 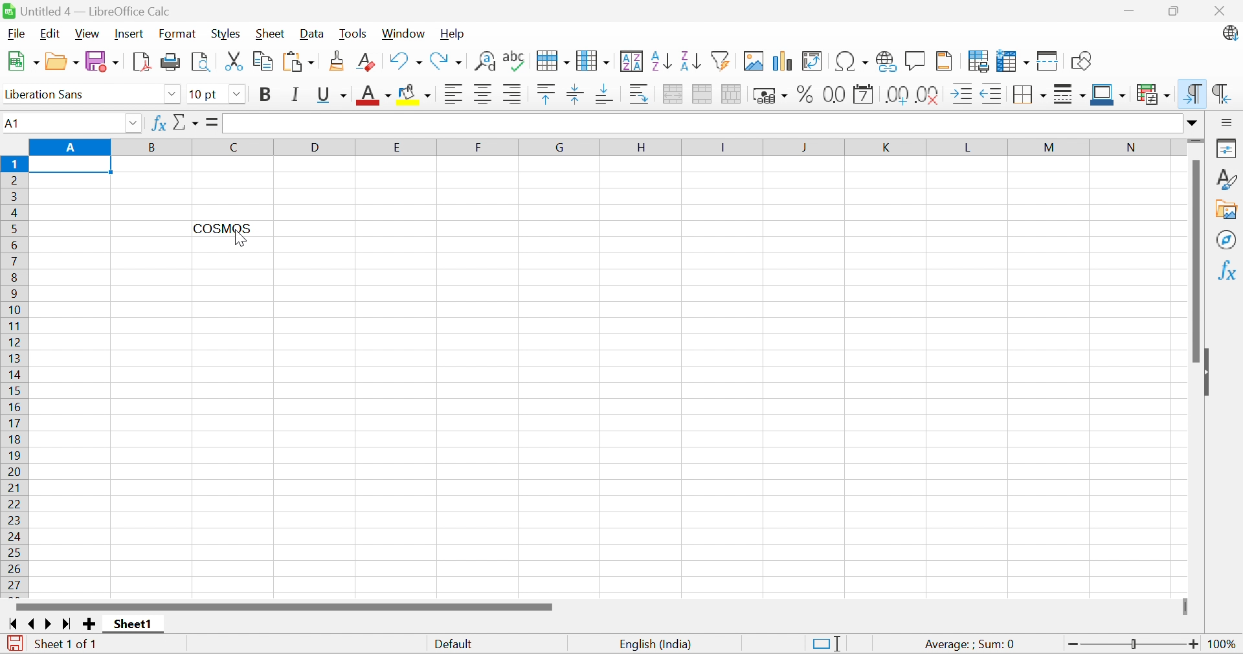 What do you see at coordinates (265, 62) in the screenshot?
I see `Copy` at bounding box center [265, 62].